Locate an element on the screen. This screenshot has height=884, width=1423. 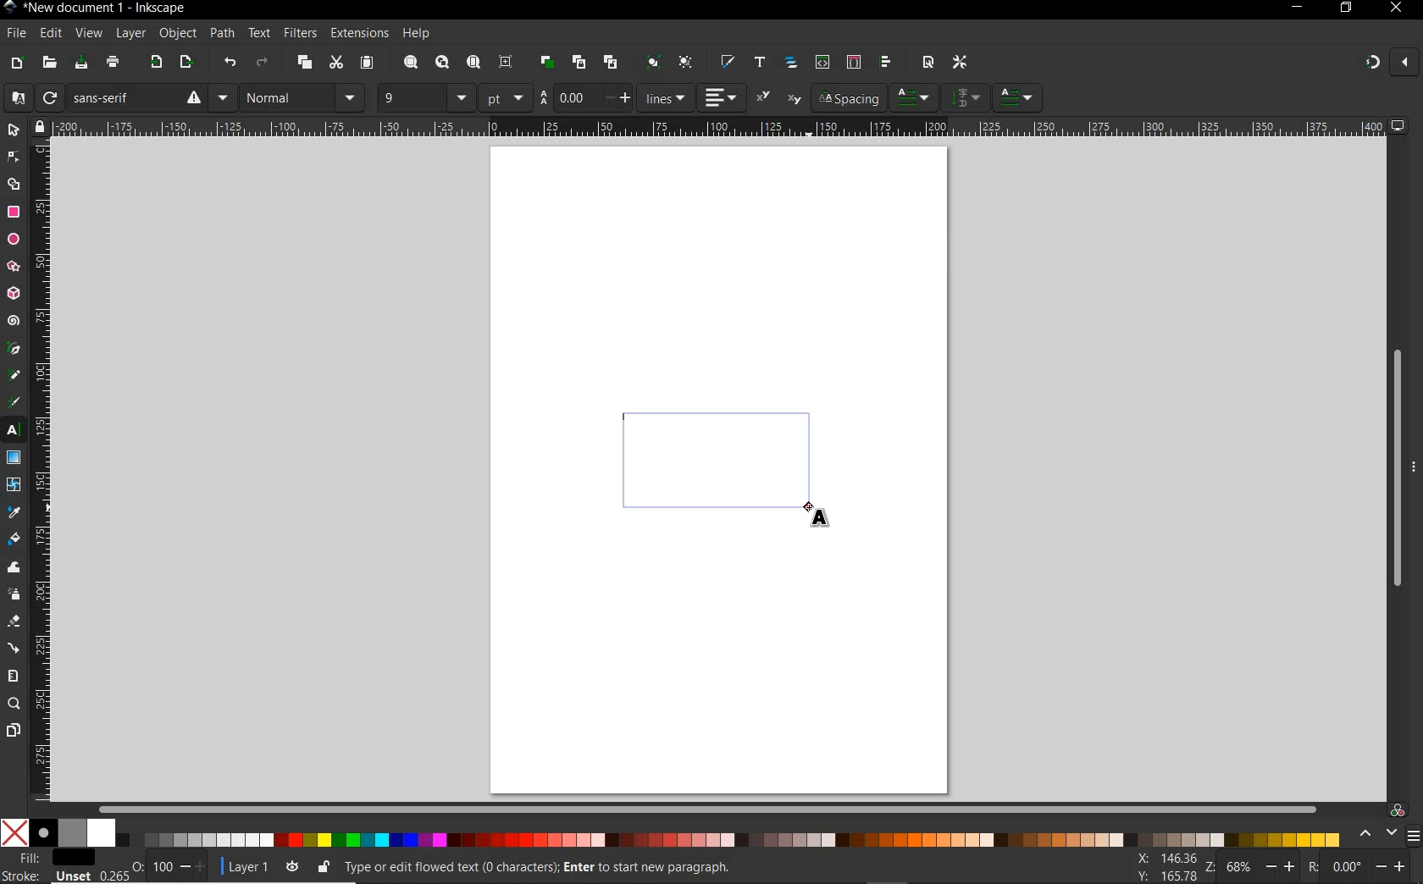
0 is located at coordinates (1347, 866).